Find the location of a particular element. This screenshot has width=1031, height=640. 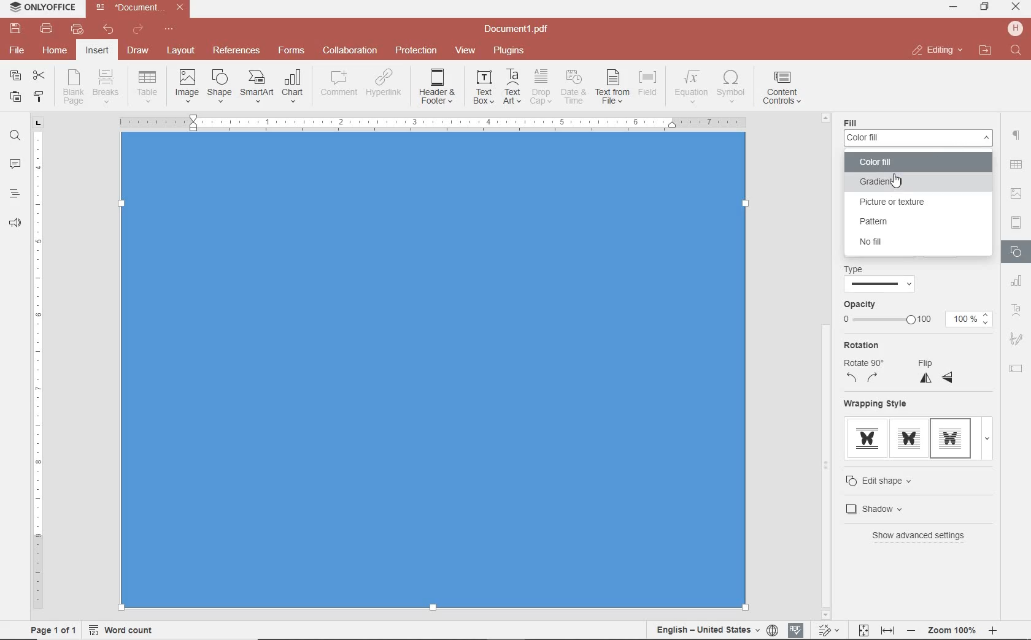

ROTATION is located at coordinates (864, 364).